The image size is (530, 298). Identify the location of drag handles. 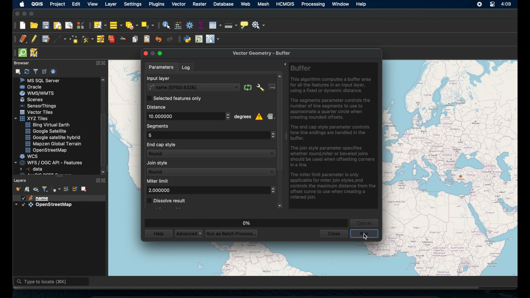
(14, 52).